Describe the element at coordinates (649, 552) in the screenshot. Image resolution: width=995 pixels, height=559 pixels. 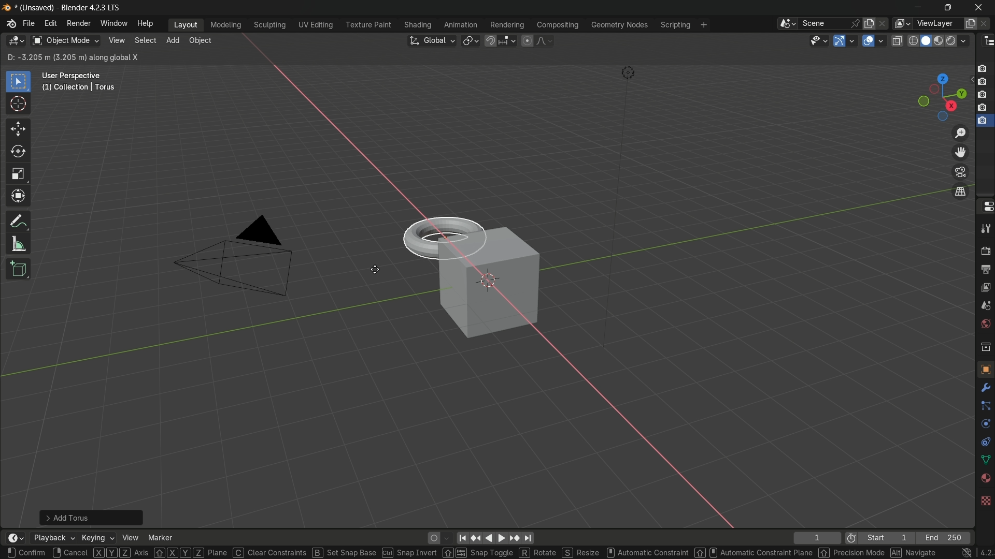
I see `Automatic Constraint` at that location.